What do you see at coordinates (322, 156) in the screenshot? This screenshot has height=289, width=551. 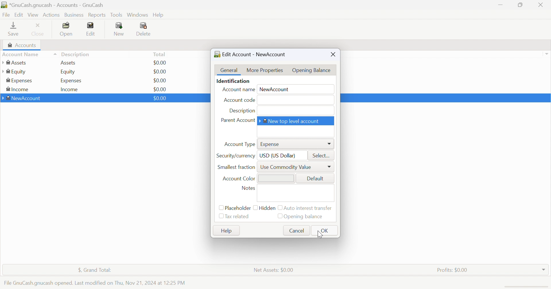 I see `Select...` at bounding box center [322, 156].